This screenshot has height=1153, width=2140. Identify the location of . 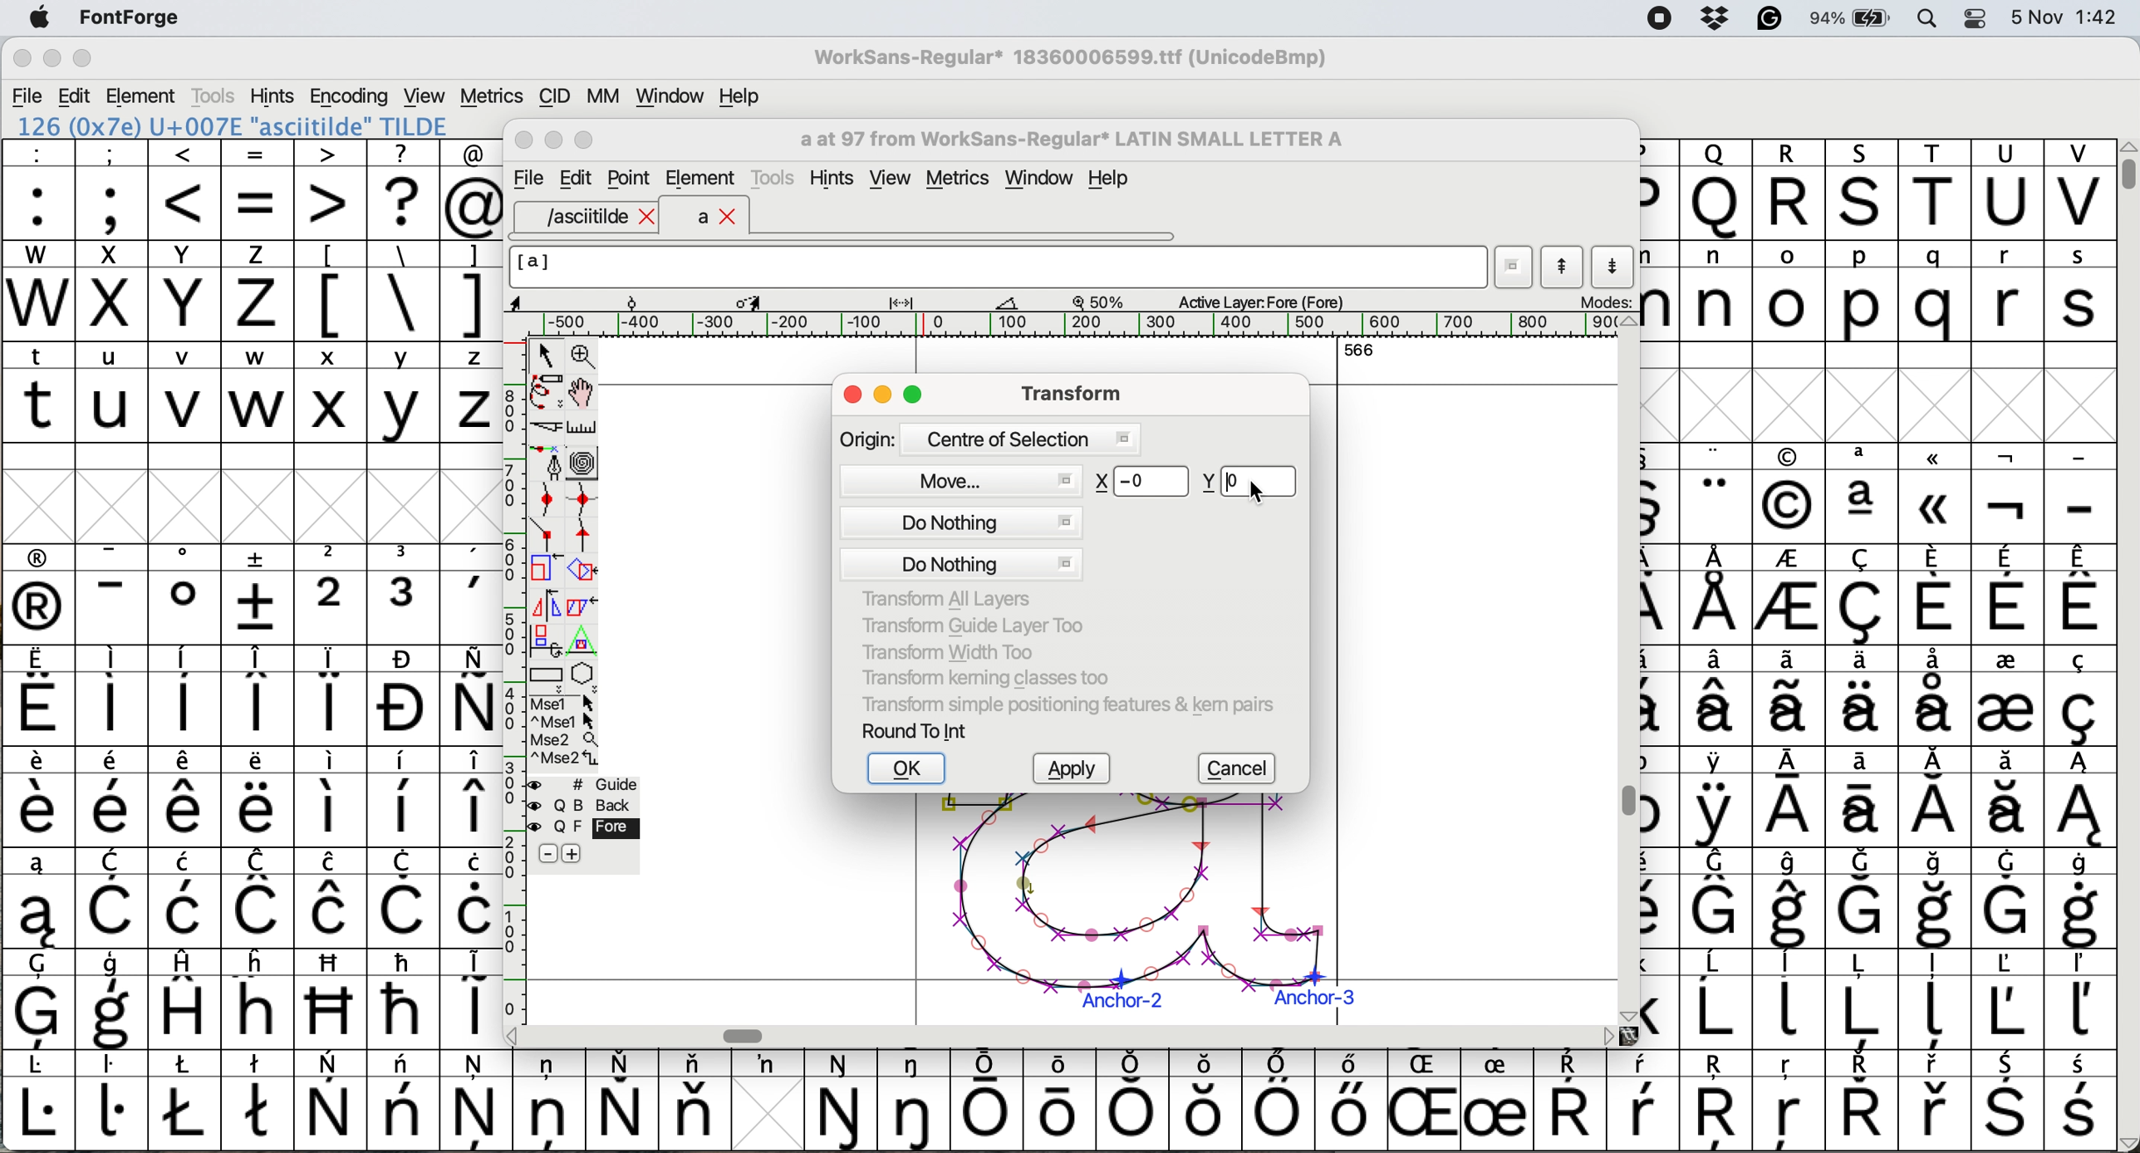
(1207, 1100).